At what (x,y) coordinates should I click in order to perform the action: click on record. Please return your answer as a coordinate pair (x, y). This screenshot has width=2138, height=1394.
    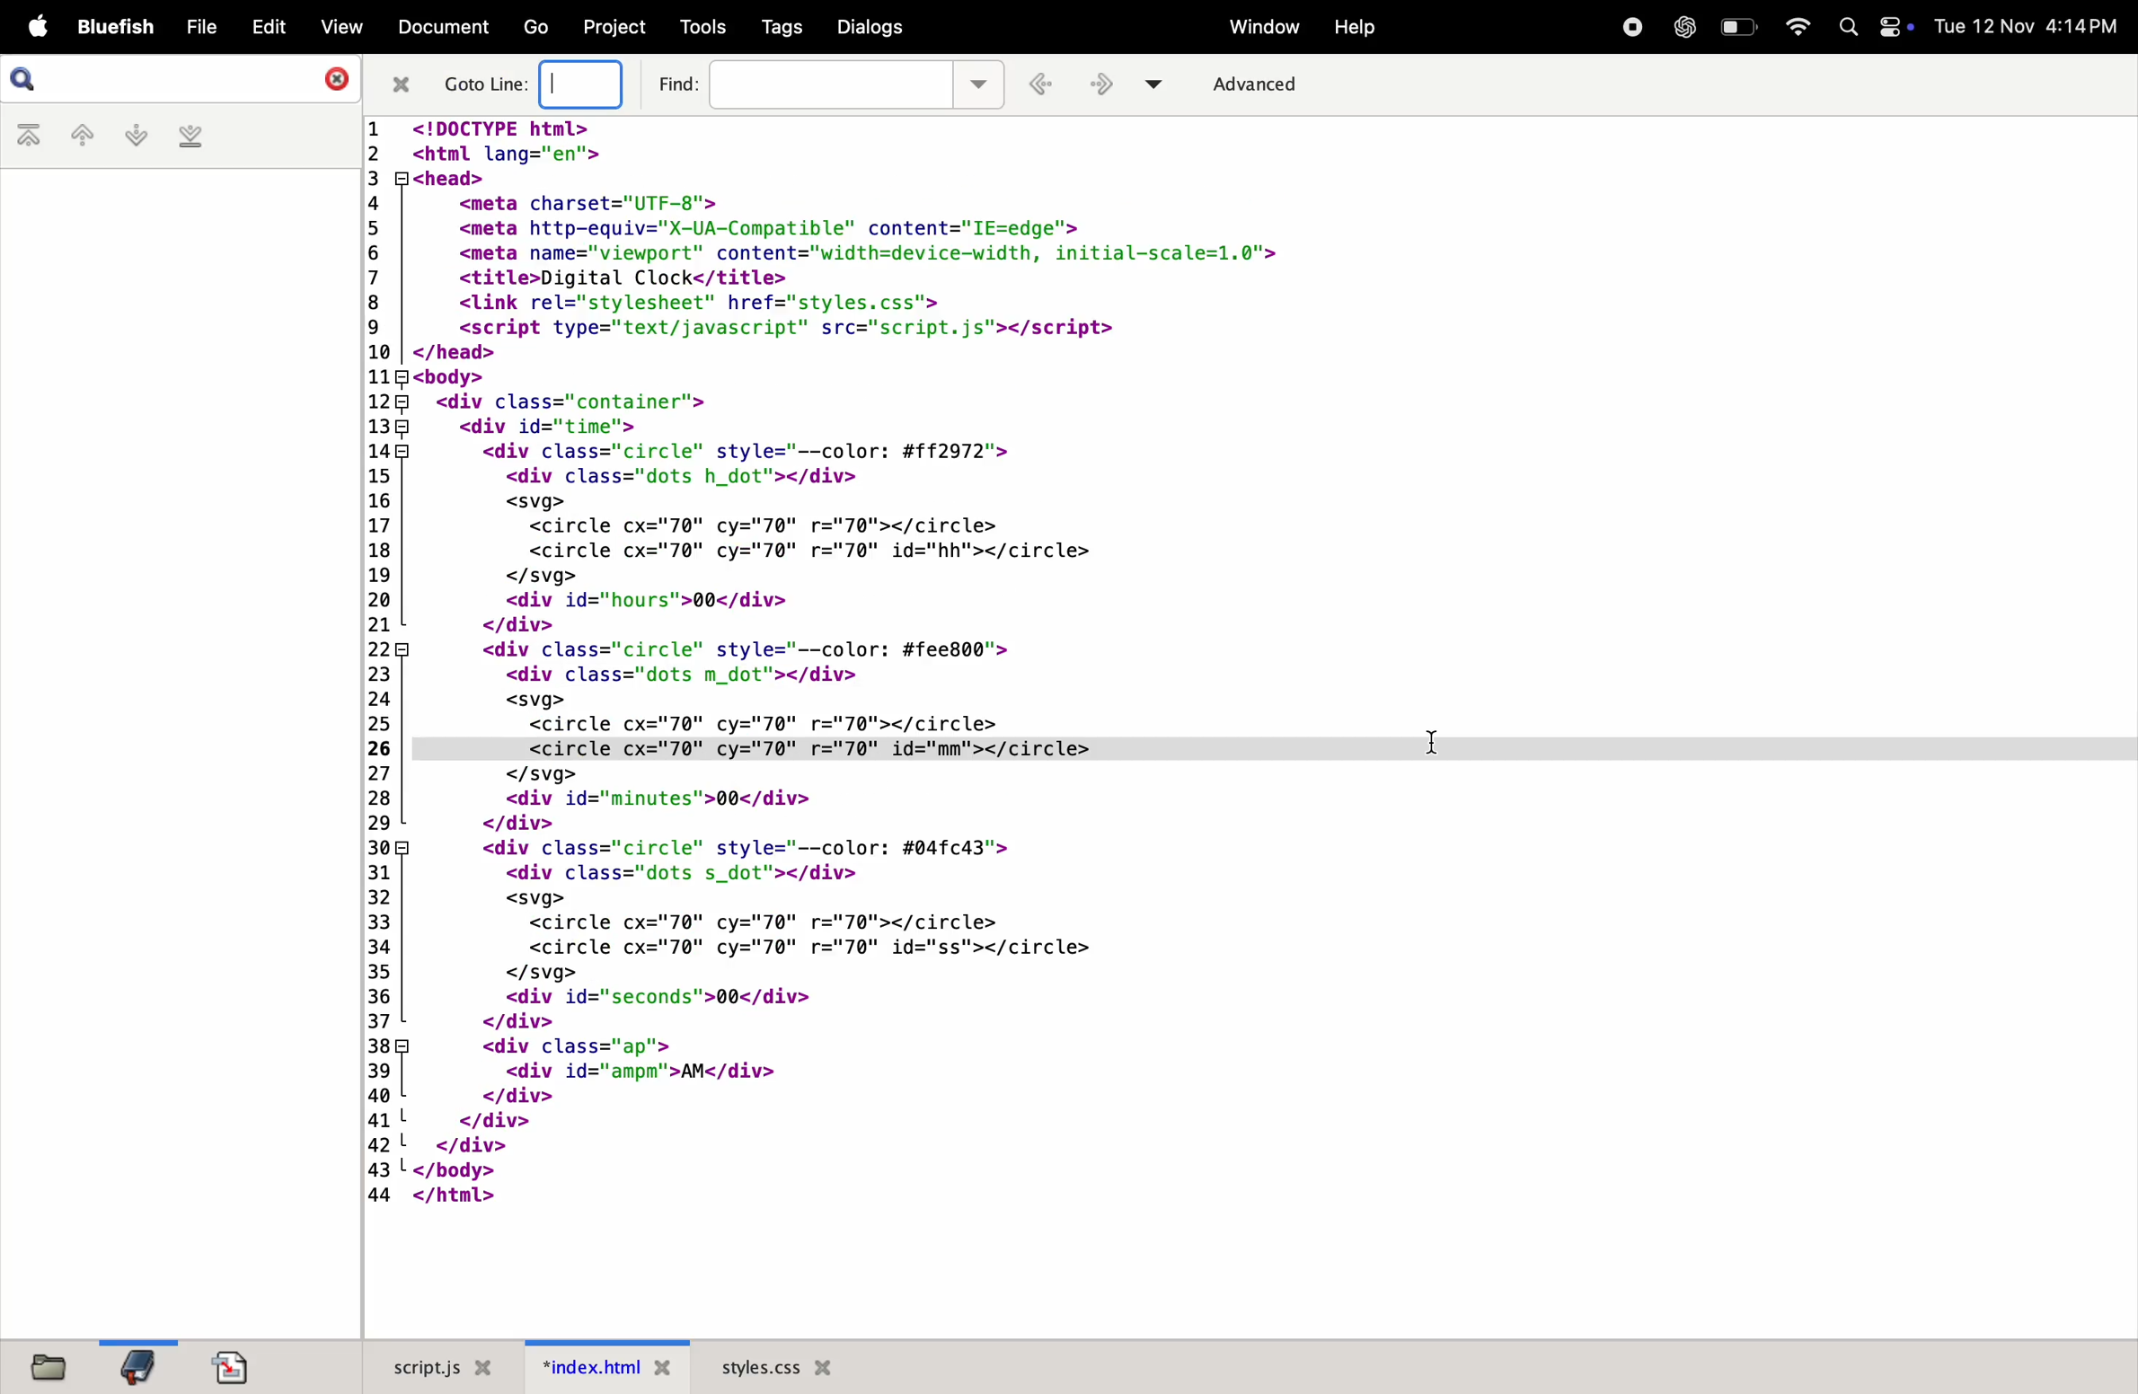
    Looking at the image, I should click on (1630, 28).